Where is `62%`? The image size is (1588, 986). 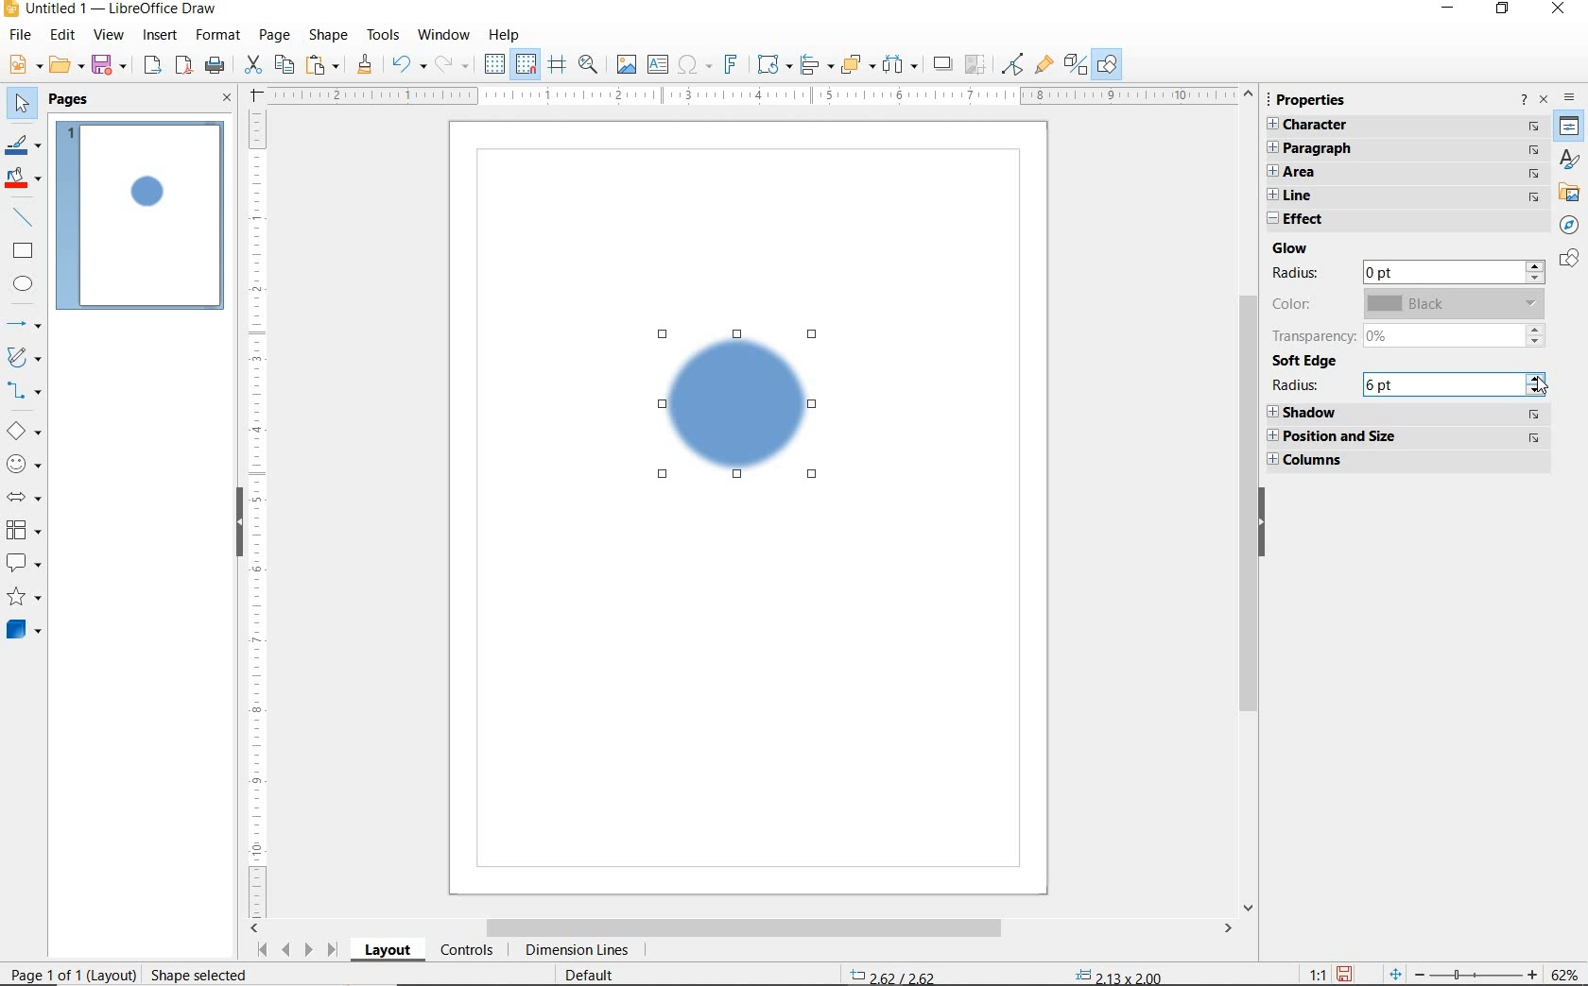 62% is located at coordinates (1569, 974).